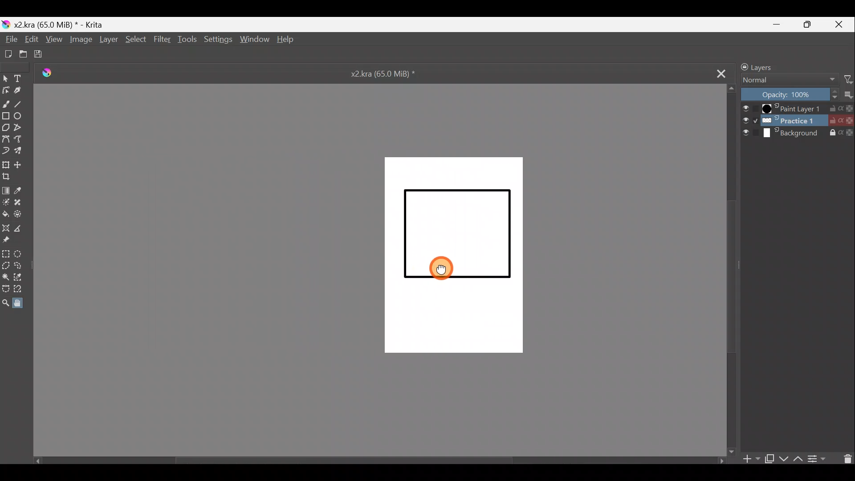 The height and width of the screenshot is (481, 855). What do you see at coordinates (57, 25) in the screenshot?
I see `) x2kra (65.0 MiB) * - Krita` at bounding box center [57, 25].